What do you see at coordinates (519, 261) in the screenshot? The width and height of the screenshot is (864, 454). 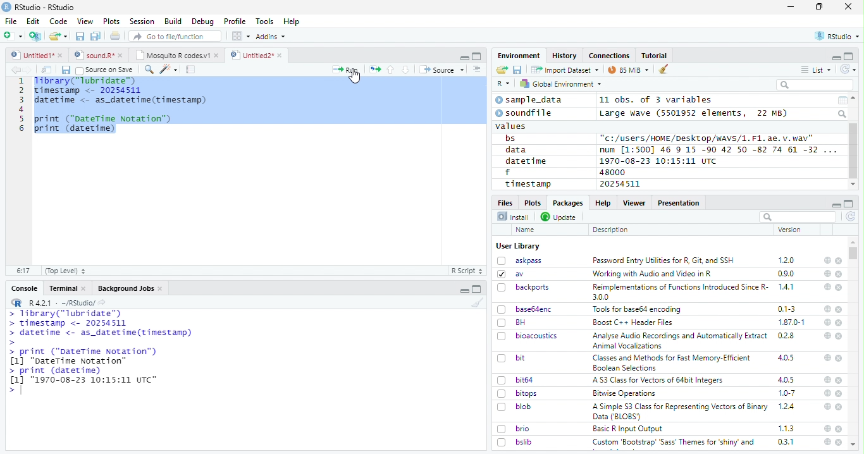 I see `askpass` at bounding box center [519, 261].